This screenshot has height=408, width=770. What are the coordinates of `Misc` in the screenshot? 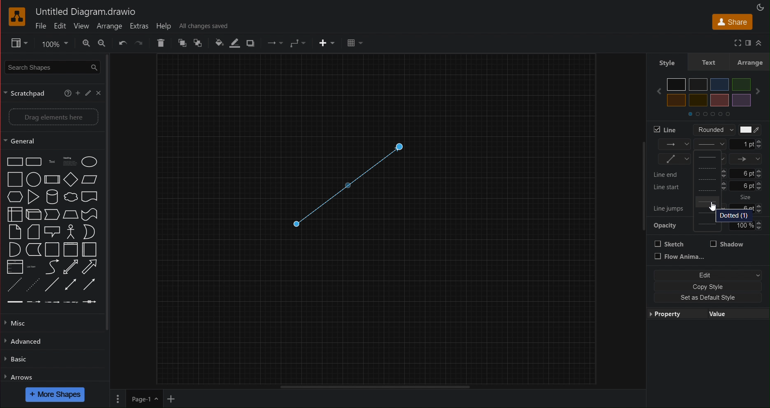 It's located at (19, 323).